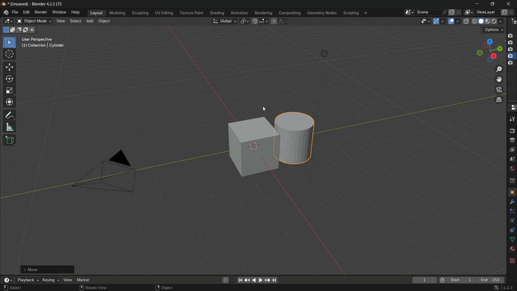 The height and width of the screenshot is (291, 517). What do you see at coordinates (452, 12) in the screenshot?
I see `new scene` at bounding box center [452, 12].